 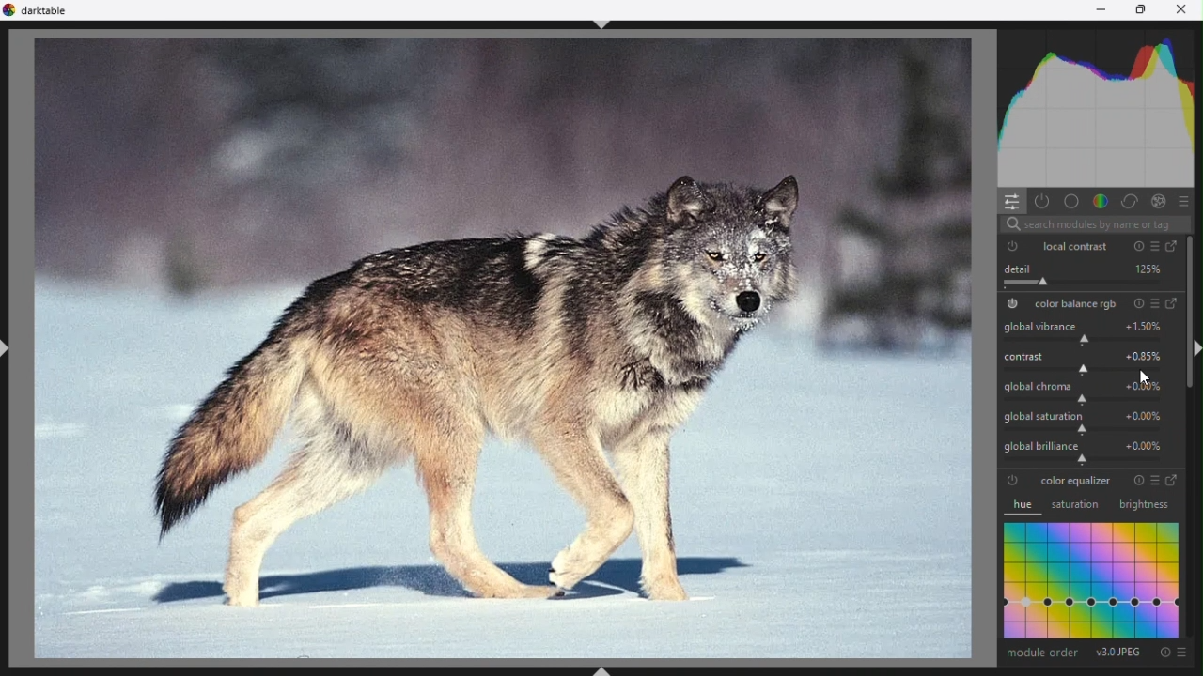 I want to click on shift+cltr+r, so click(x=1195, y=347).